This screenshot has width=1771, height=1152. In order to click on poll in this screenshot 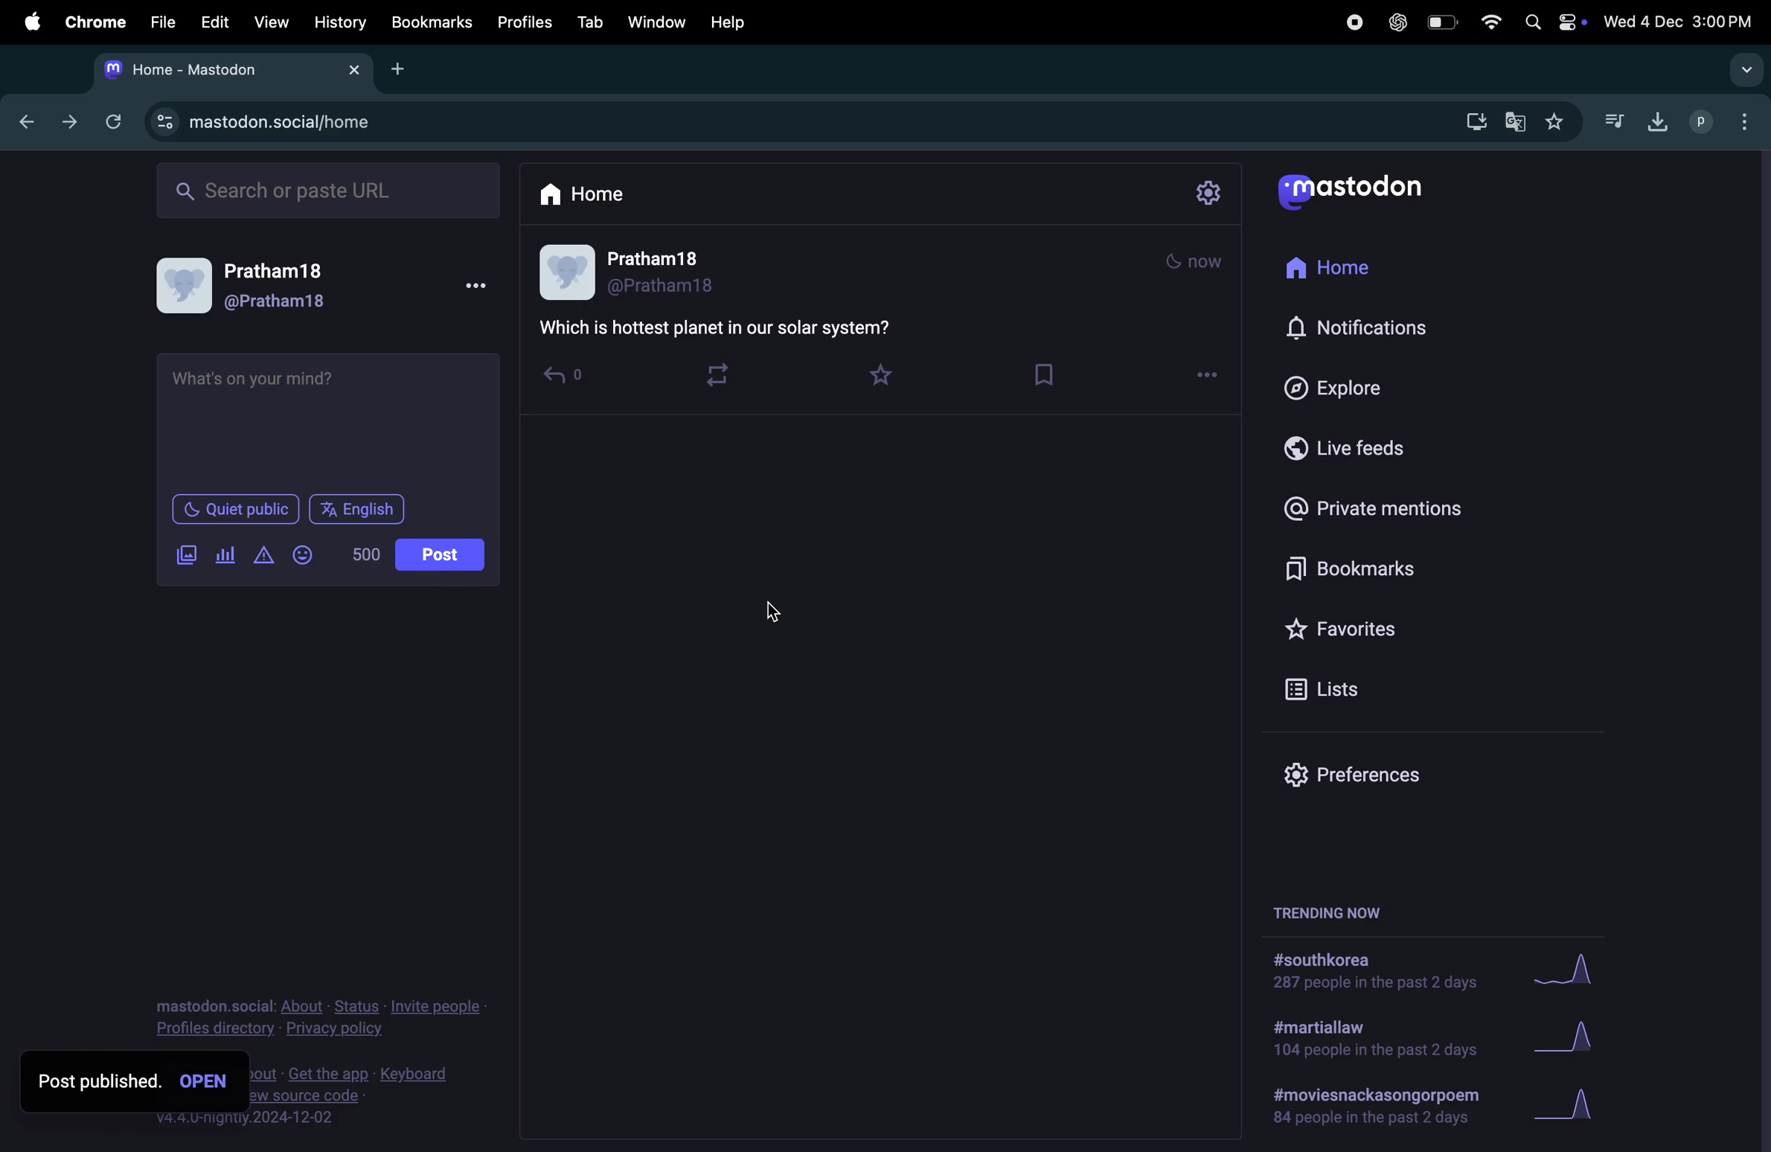, I will do `click(226, 556)`.